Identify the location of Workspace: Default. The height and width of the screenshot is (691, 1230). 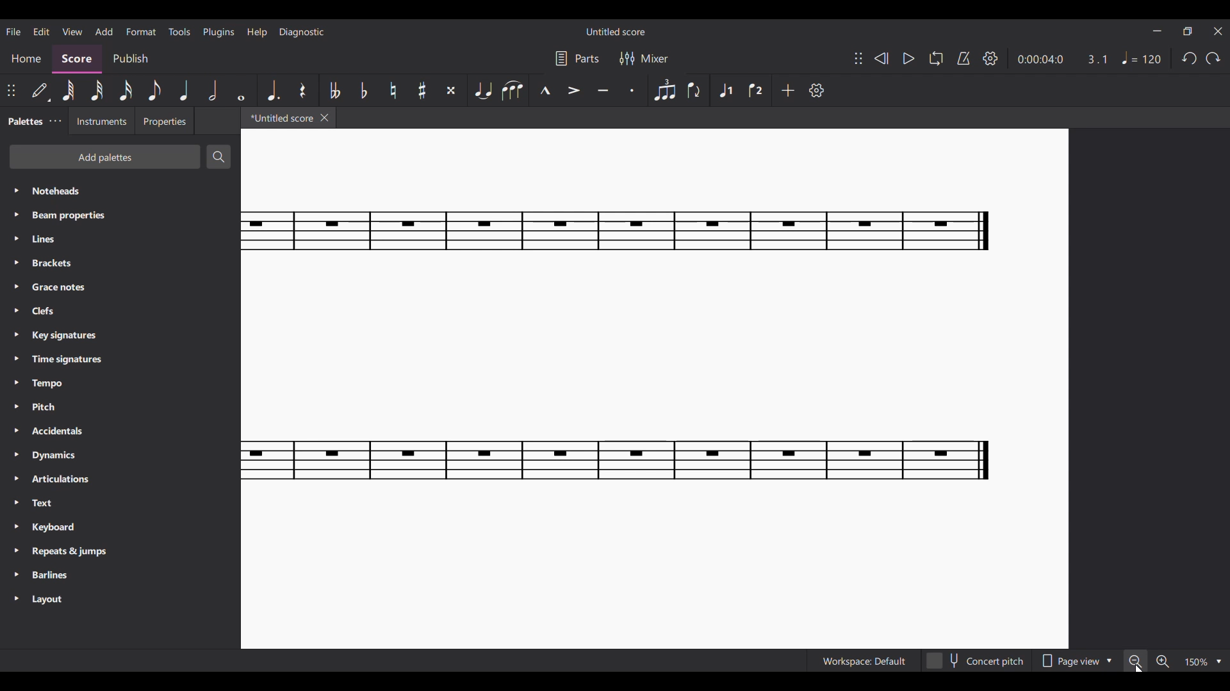
(863, 660).